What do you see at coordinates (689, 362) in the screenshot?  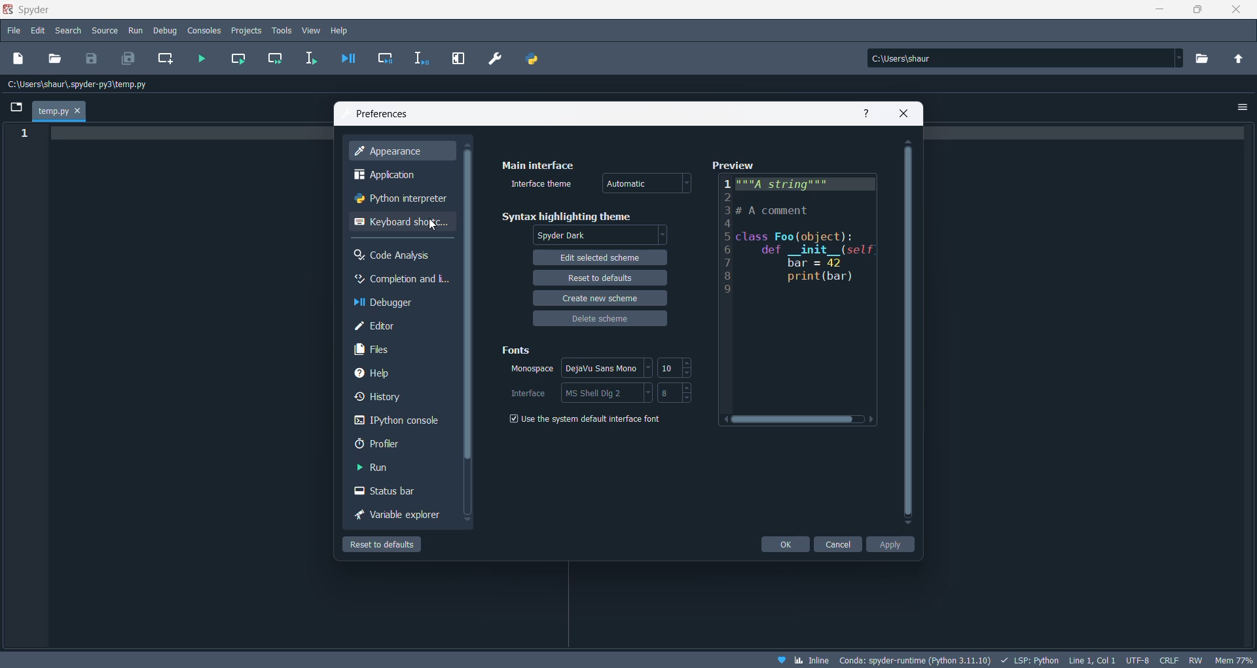 I see `increment ` at bounding box center [689, 362].